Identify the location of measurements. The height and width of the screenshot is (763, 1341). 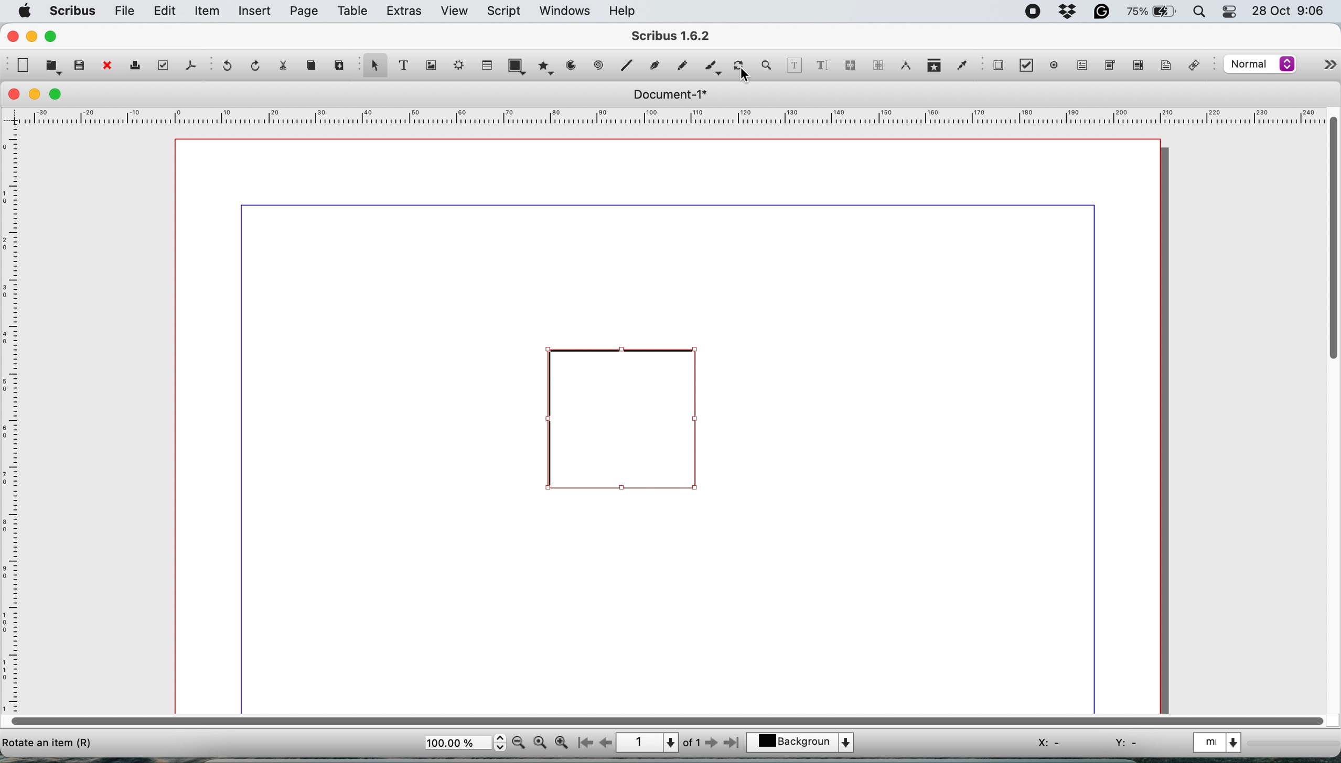
(905, 66).